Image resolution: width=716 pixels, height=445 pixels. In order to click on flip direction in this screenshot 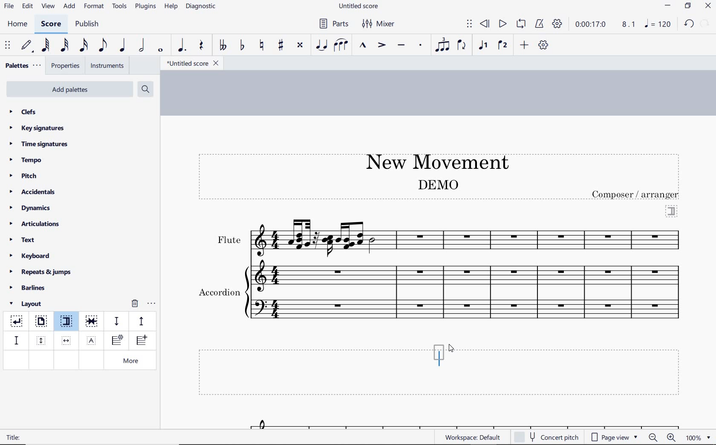, I will do `click(462, 44)`.